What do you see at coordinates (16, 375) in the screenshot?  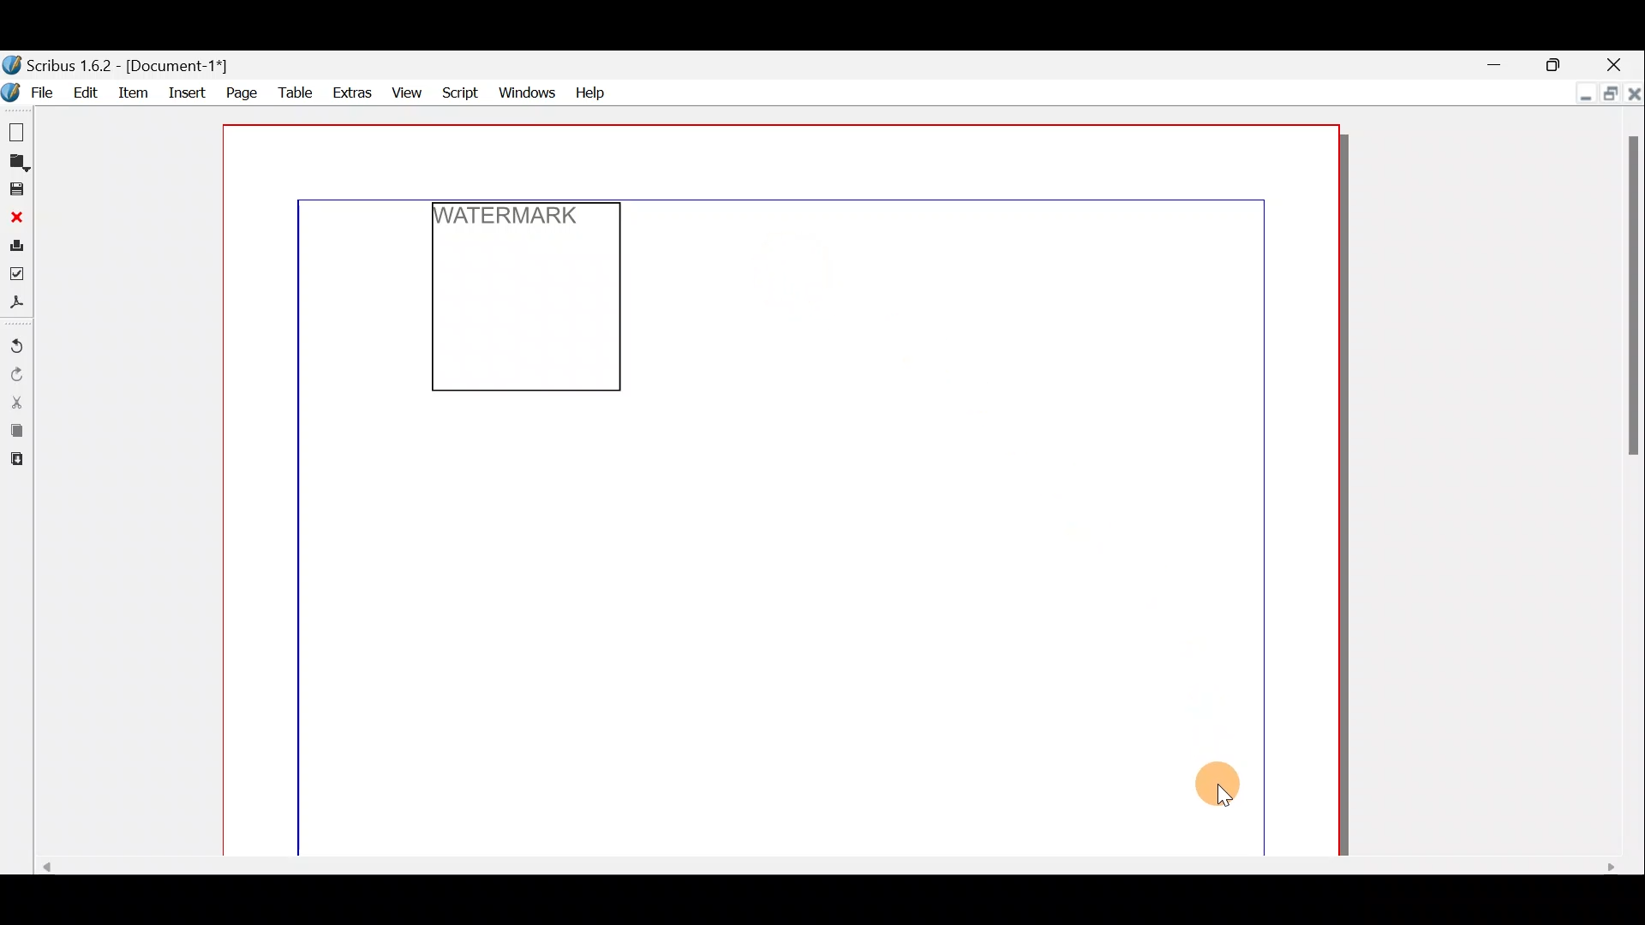 I see `Redo` at bounding box center [16, 375].